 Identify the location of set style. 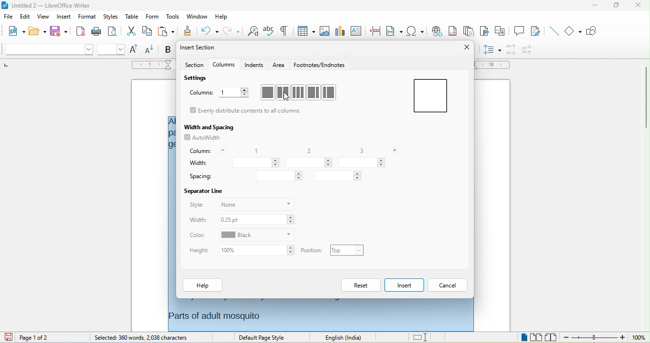
(257, 203).